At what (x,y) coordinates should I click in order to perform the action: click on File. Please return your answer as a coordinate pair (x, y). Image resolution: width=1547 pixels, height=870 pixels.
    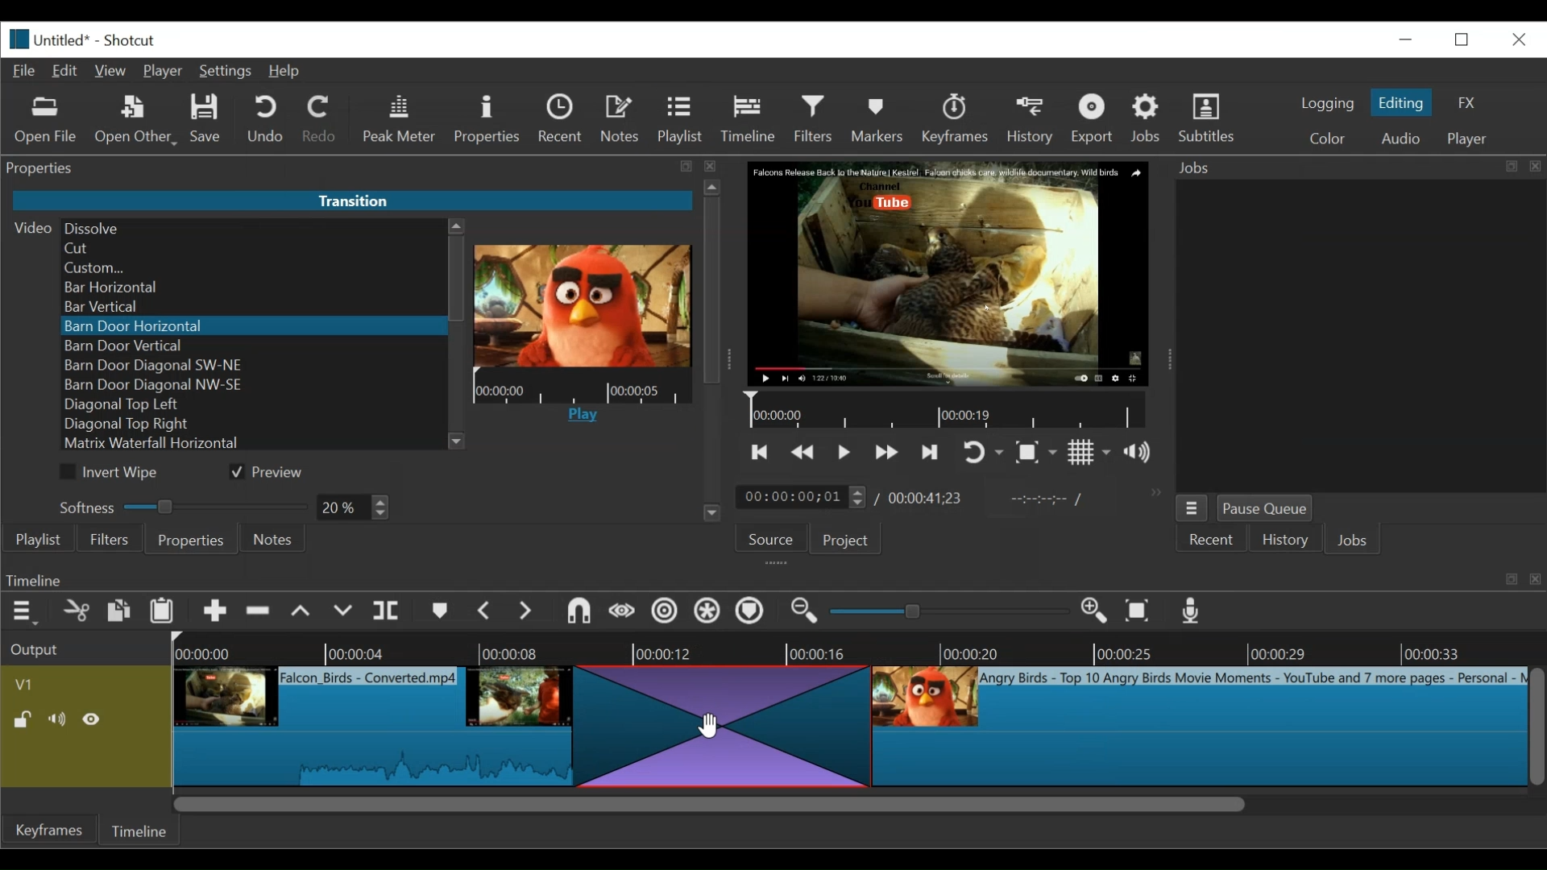
    Looking at the image, I should click on (25, 72).